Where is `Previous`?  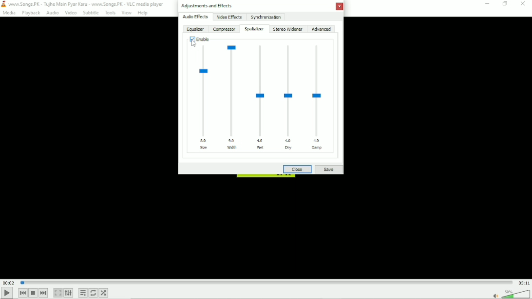 Previous is located at coordinates (22, 293).